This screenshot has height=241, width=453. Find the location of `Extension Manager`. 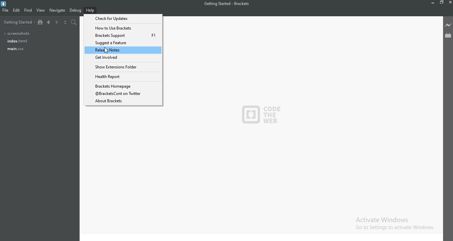

Extension Manager is located at coordinates (449, 37).